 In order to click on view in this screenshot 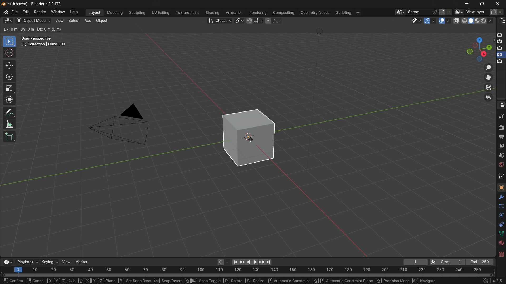, I will do `click(67, 262)`.